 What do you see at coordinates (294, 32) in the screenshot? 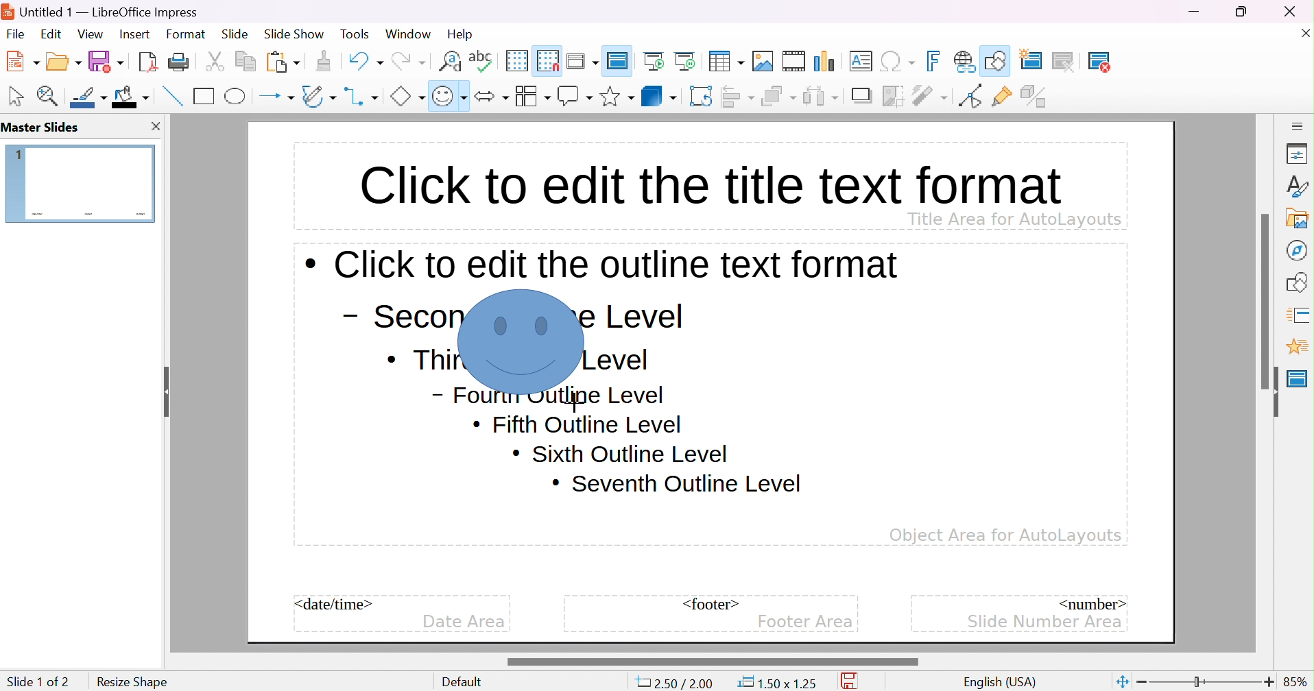
I see `slide show` at bounding box center [294, 32].